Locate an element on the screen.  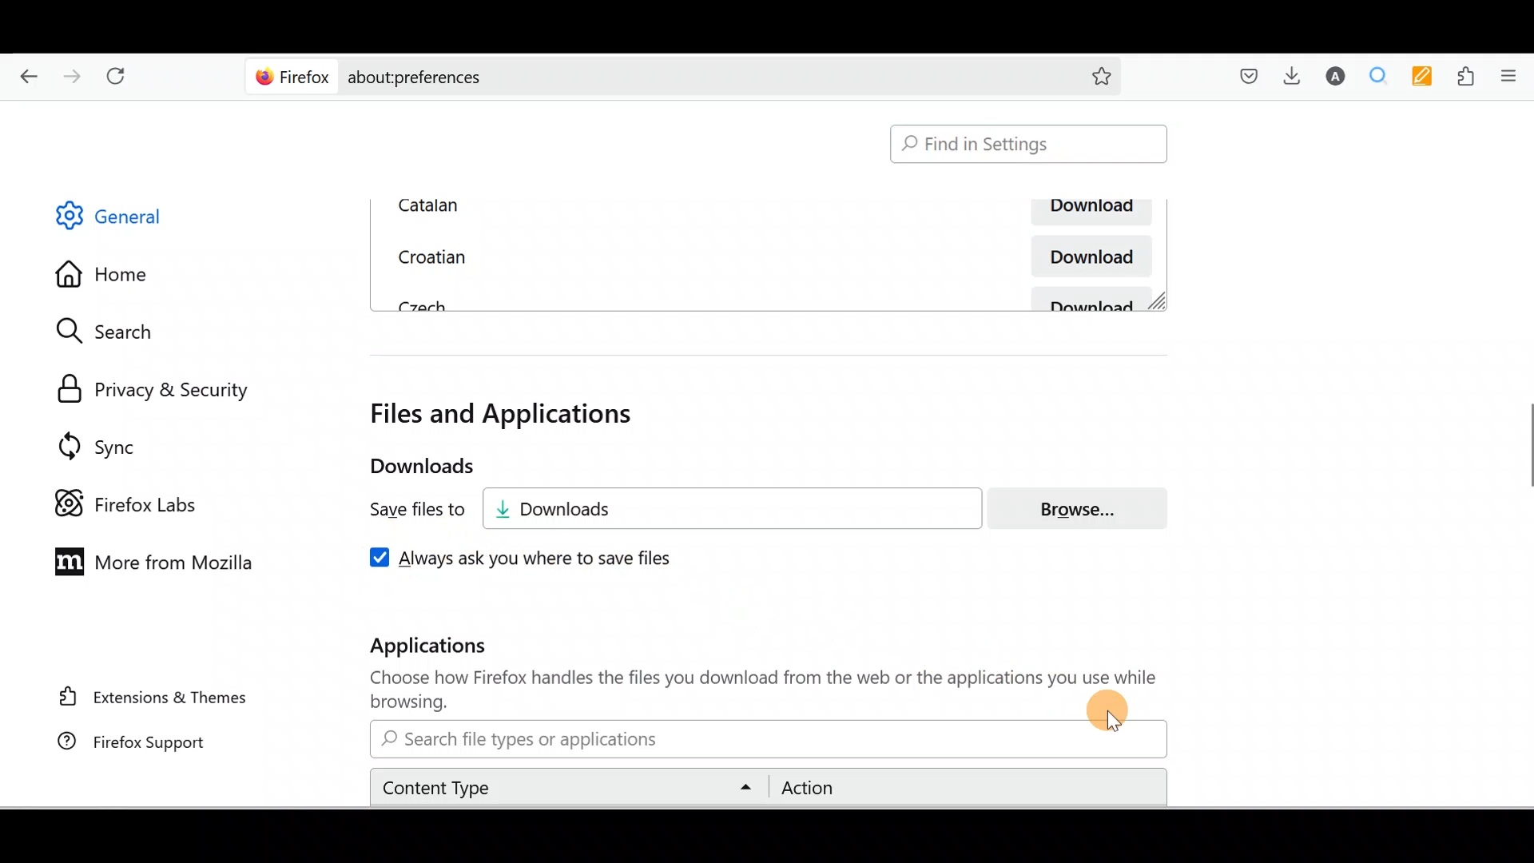
scroll up is located at coordinates (1524, 106).